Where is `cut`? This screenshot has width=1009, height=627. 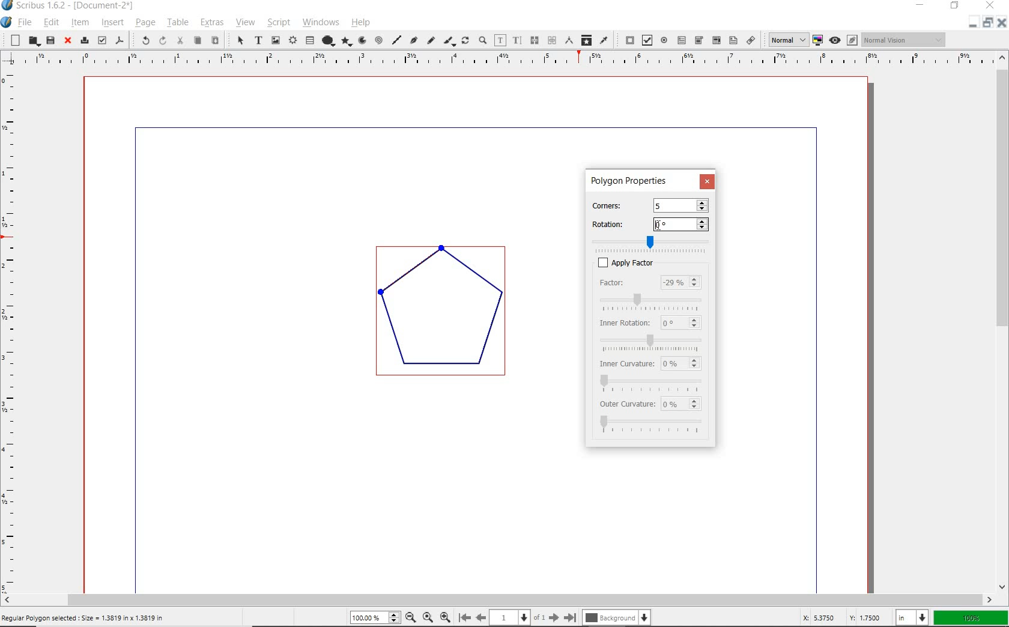
cut is located at coordinates (181, 41).